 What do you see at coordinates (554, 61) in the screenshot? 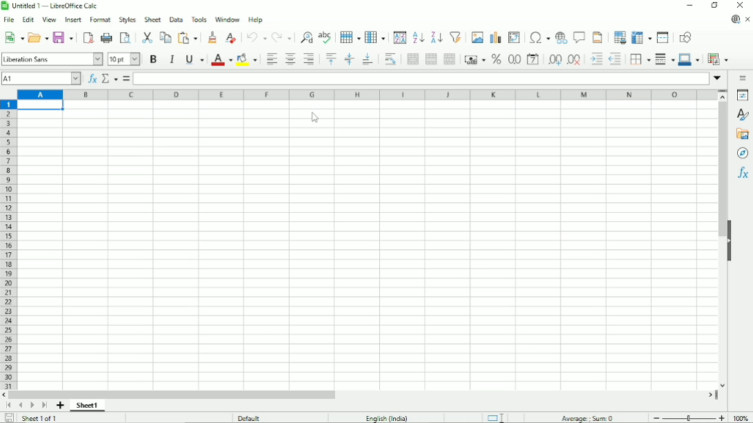
I see `Add decimal place` at bounding box center [554, 61].